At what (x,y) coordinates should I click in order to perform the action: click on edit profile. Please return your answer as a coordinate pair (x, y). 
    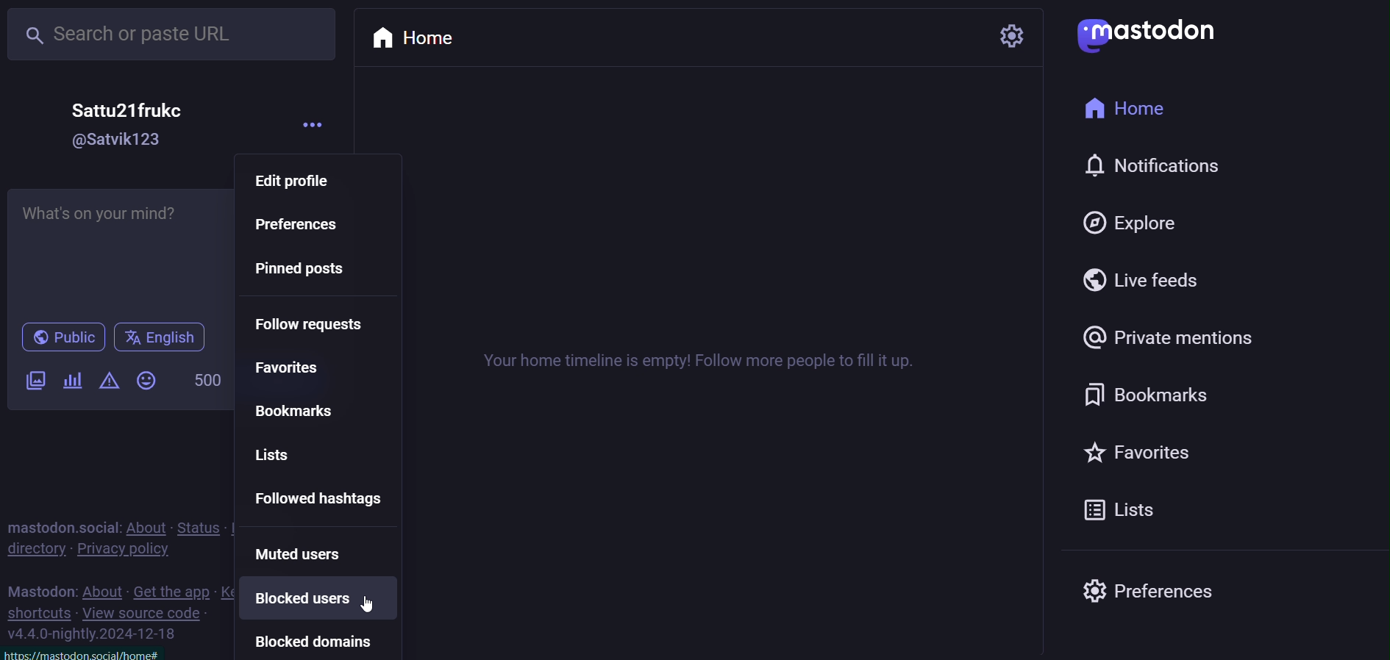
    Looking at the image, I should click on (303, 182).